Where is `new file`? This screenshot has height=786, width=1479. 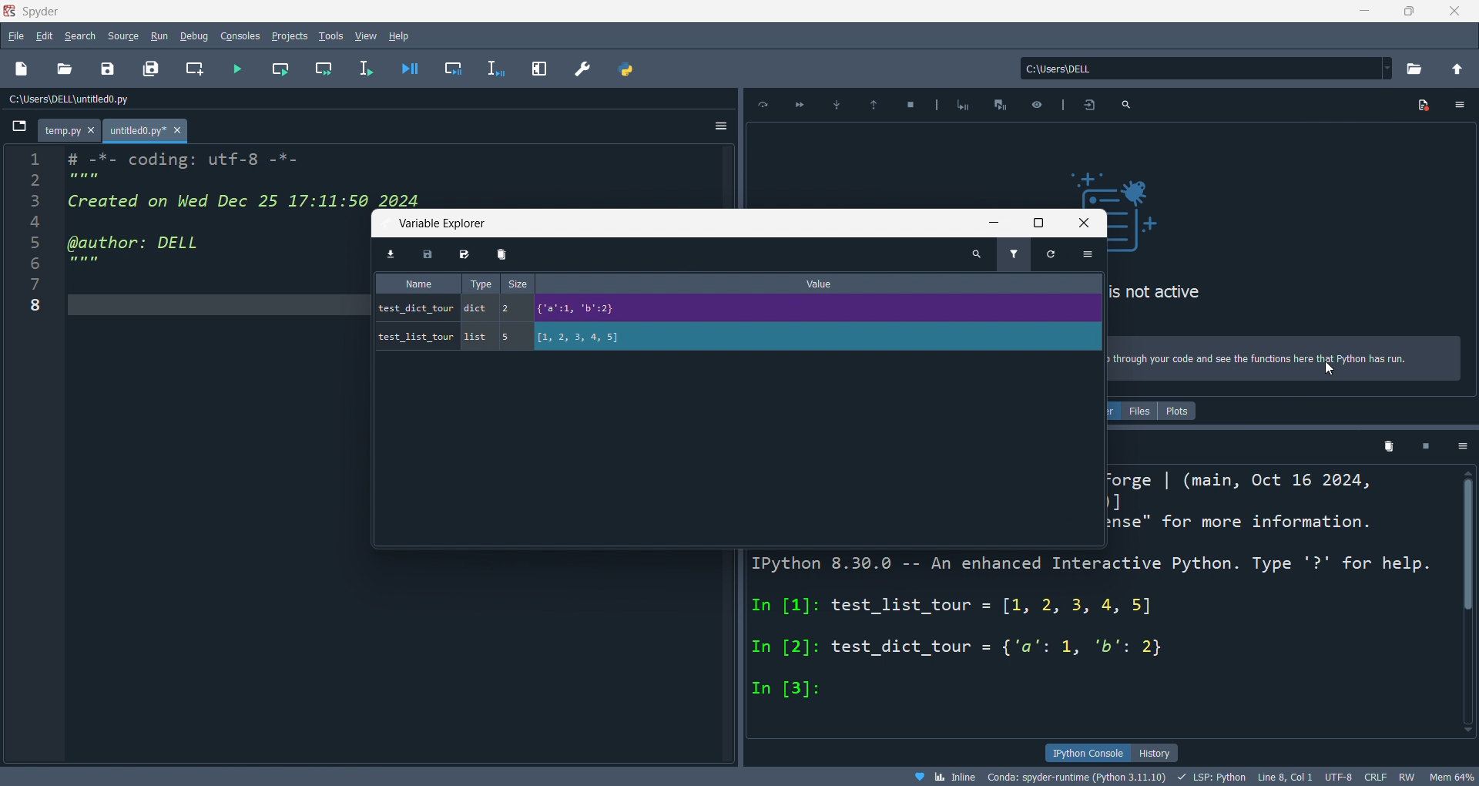 new file is located at coordinates (26, 69).